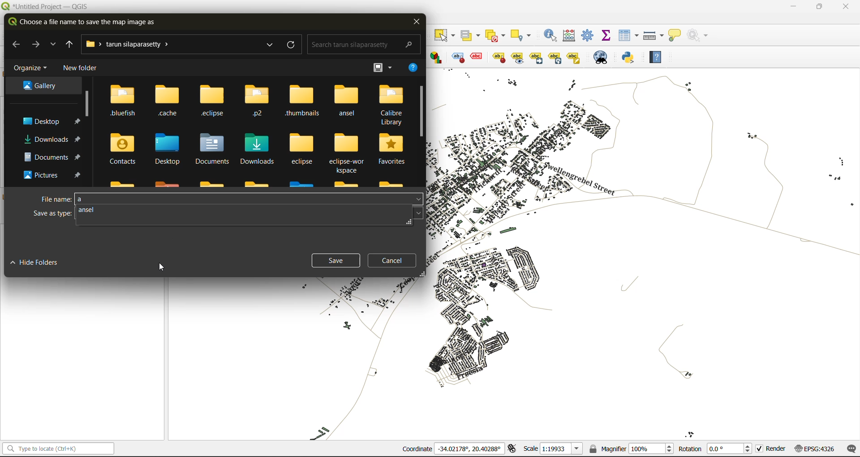  Describe the element at coordinates (659, 57) in the screenshot. I see `help` at that location.